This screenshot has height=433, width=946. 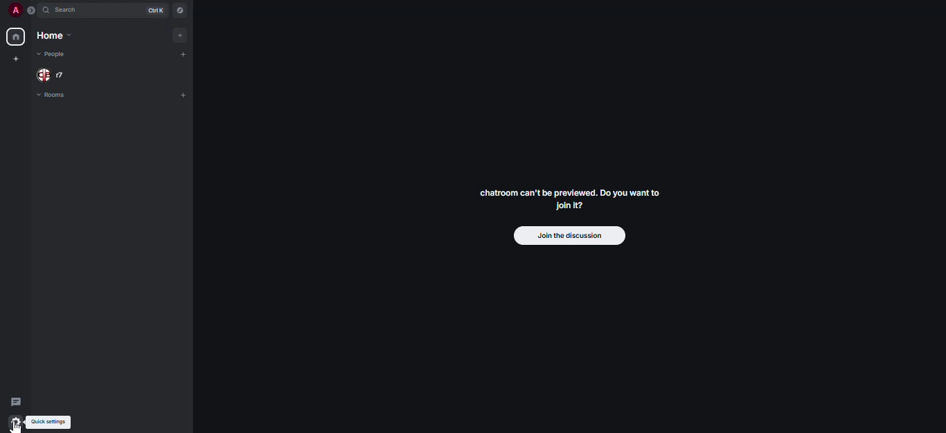 What do you see at coordinates (15, 9) in the screenshot?
I see `profile` at bounding box center [15, 9].